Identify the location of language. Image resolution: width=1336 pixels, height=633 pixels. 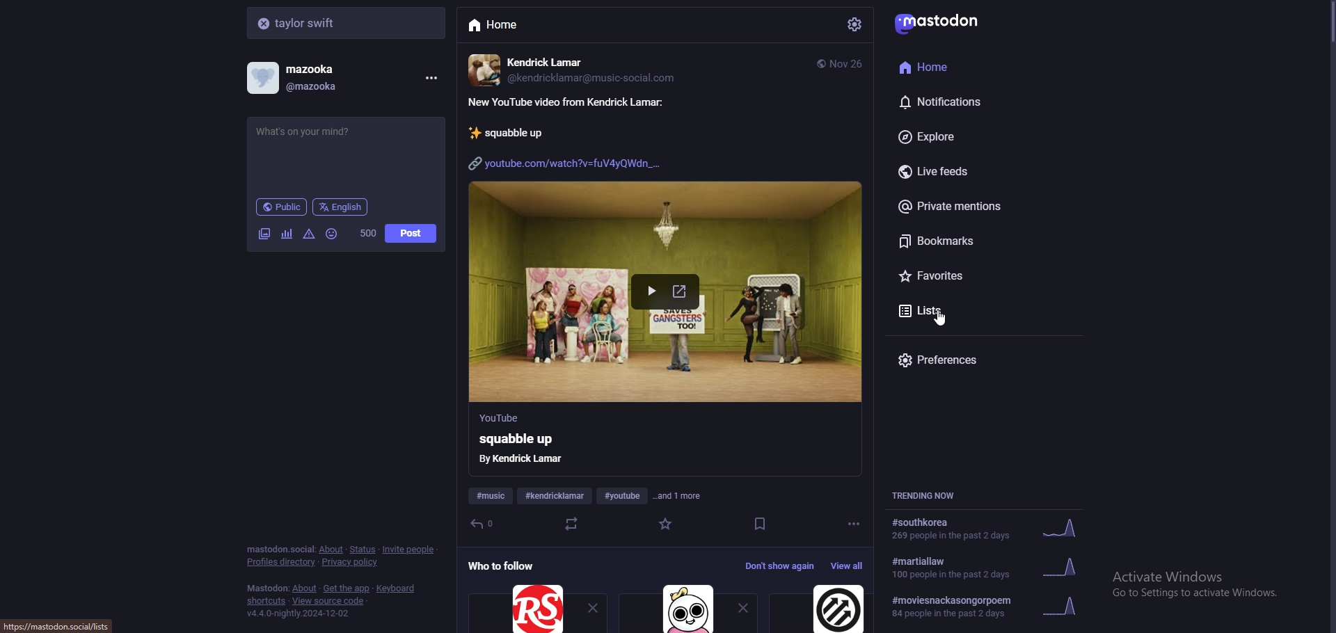
(341, 206).